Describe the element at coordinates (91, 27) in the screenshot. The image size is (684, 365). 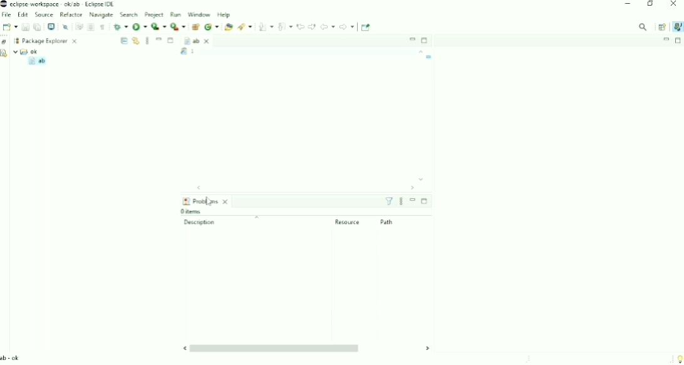
I see `Toggle Block Selection` at that location.